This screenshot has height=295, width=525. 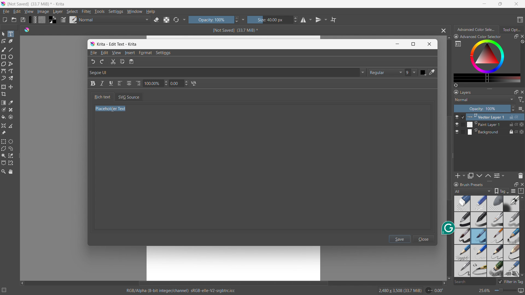 What do you see at coordinates (4, 78) in the screenshot?
I see `dynamic brush tool` at bounding box center [4, 78].